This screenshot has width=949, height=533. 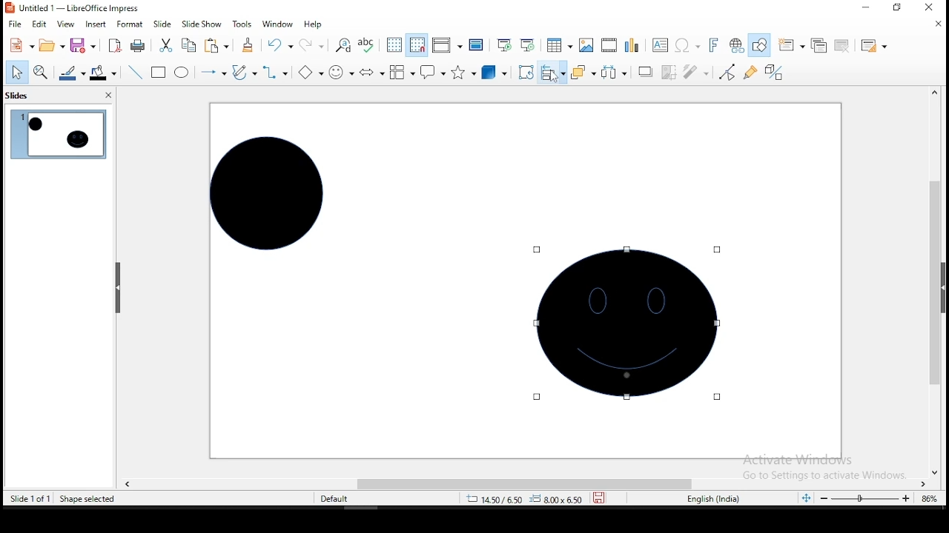 What do you see at coordinates (531, 47) in the screenshot?
I see `start from current slide` at bounding box center [531, 47].